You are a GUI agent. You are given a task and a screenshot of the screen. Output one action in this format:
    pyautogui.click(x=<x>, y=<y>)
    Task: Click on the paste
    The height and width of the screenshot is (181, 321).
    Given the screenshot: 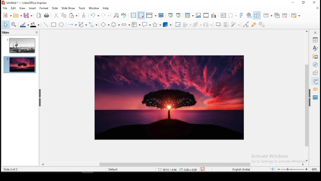 What is the action you would take?
    pyautogui.click(x=74, y=15)
    